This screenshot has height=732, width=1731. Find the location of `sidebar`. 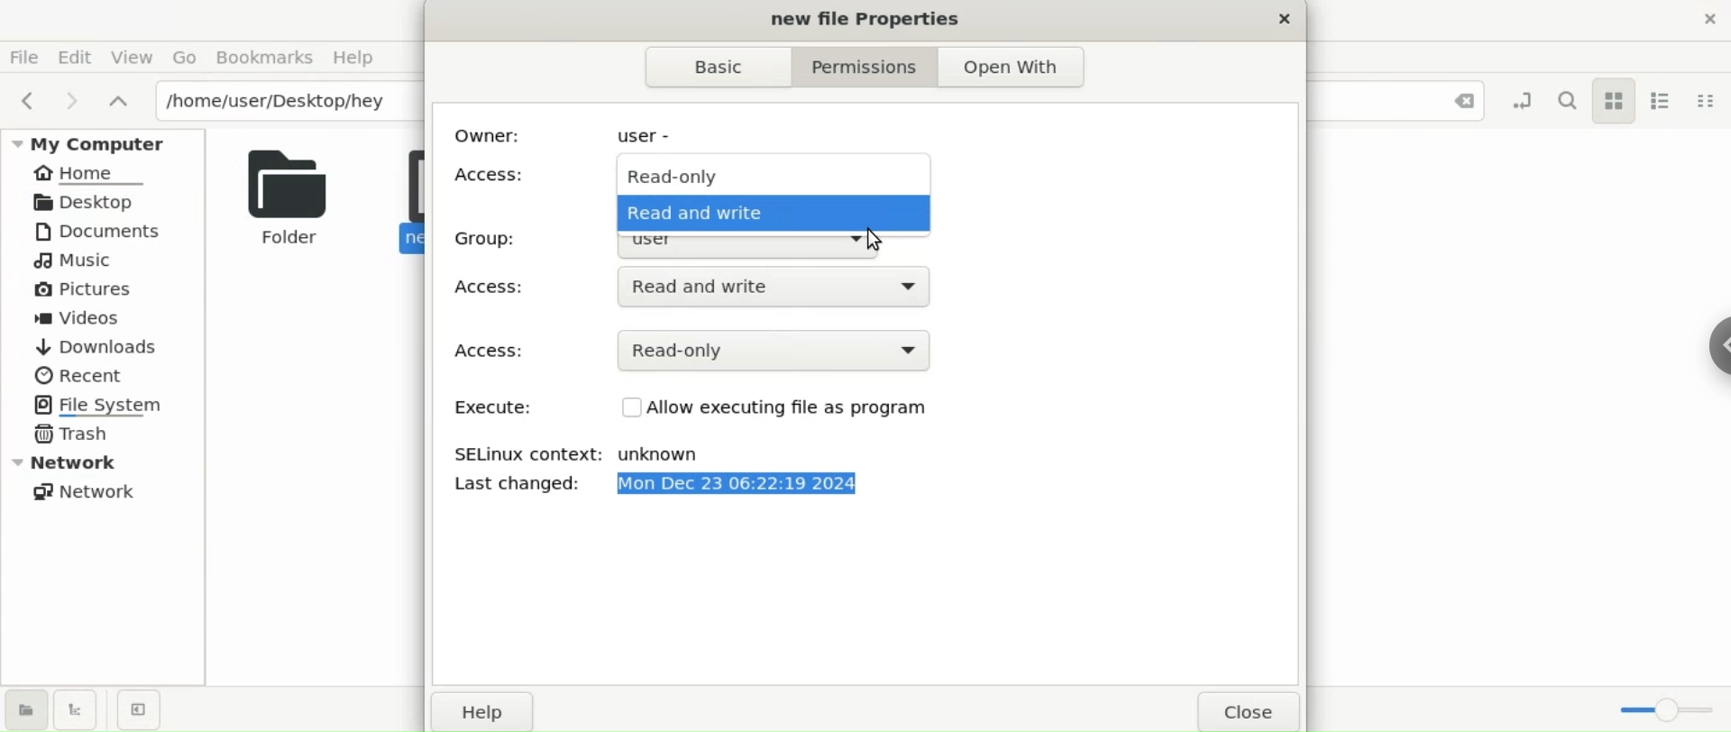

sidebar is located at coordinates (1715, 342).